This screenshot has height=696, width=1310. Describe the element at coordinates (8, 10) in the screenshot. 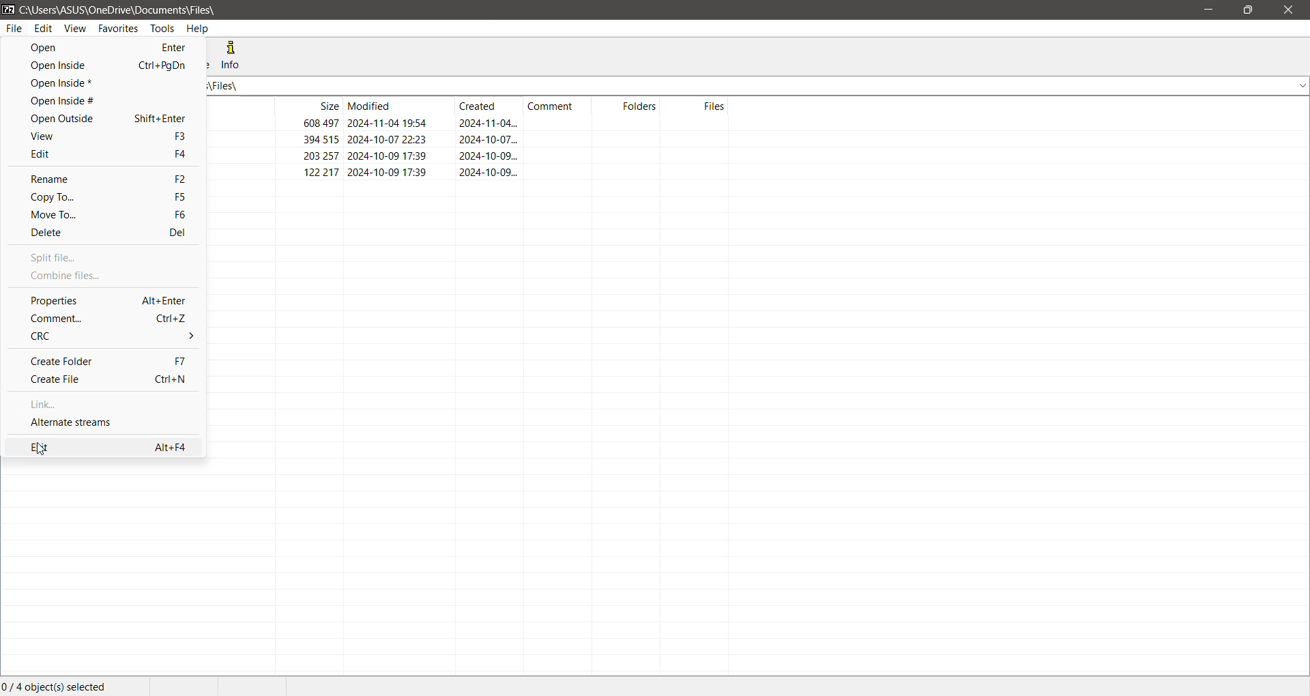

I see `Application Name` at that location.